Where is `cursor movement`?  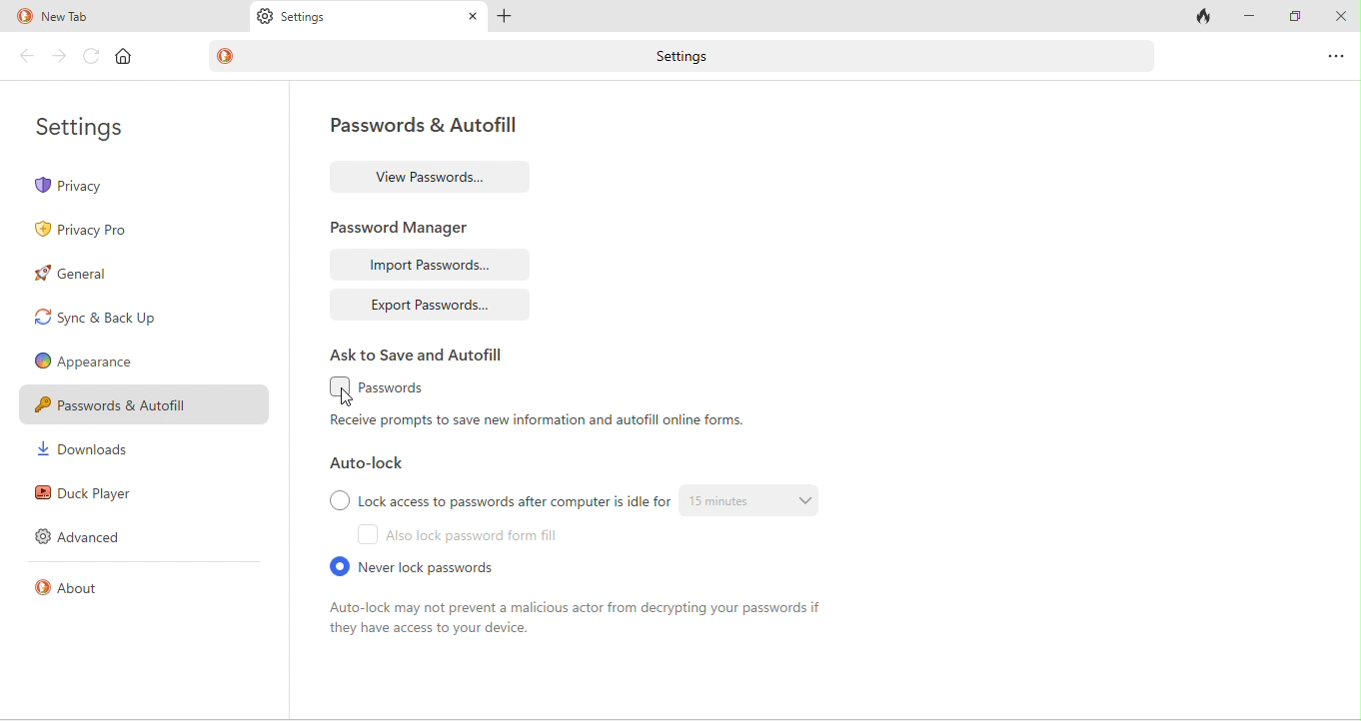
cursor movement is located at coordinates (349, 398).